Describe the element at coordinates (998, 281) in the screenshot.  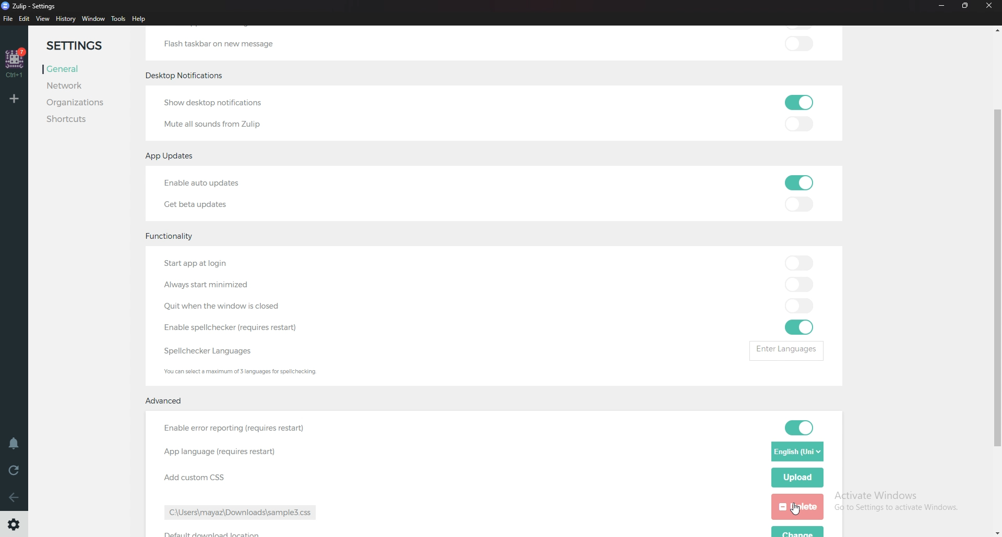
I see `scroll bar` at that location.